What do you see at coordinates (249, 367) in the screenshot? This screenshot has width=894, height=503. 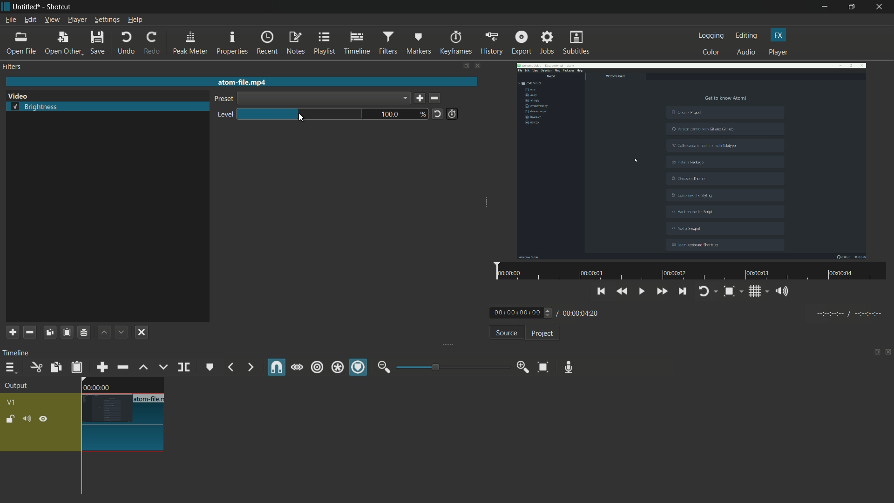 I see `next marker` at bounding box center [249, 367].